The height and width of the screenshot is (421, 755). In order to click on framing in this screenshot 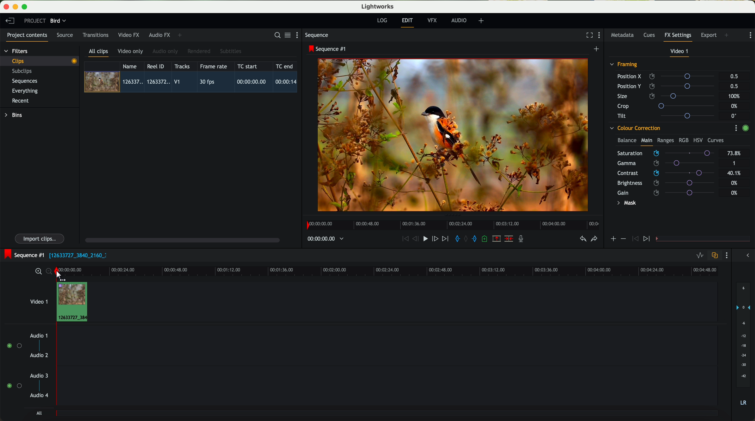, I will do `click(624, 65)`.